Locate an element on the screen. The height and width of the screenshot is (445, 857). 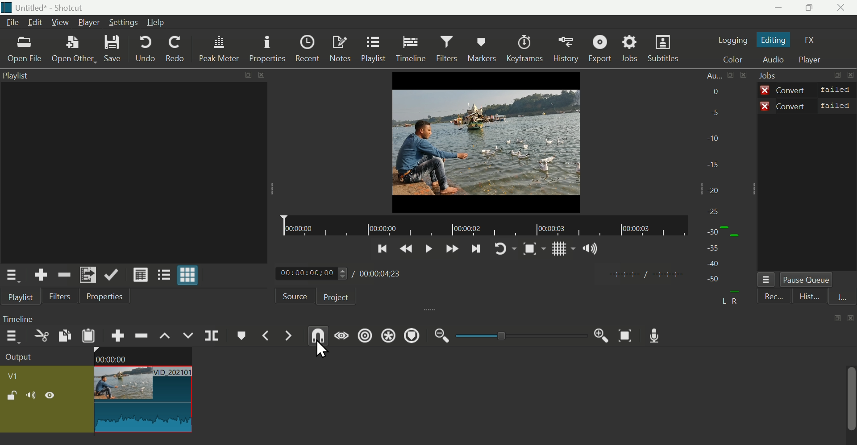
Time is located at coordinates (21, 318).